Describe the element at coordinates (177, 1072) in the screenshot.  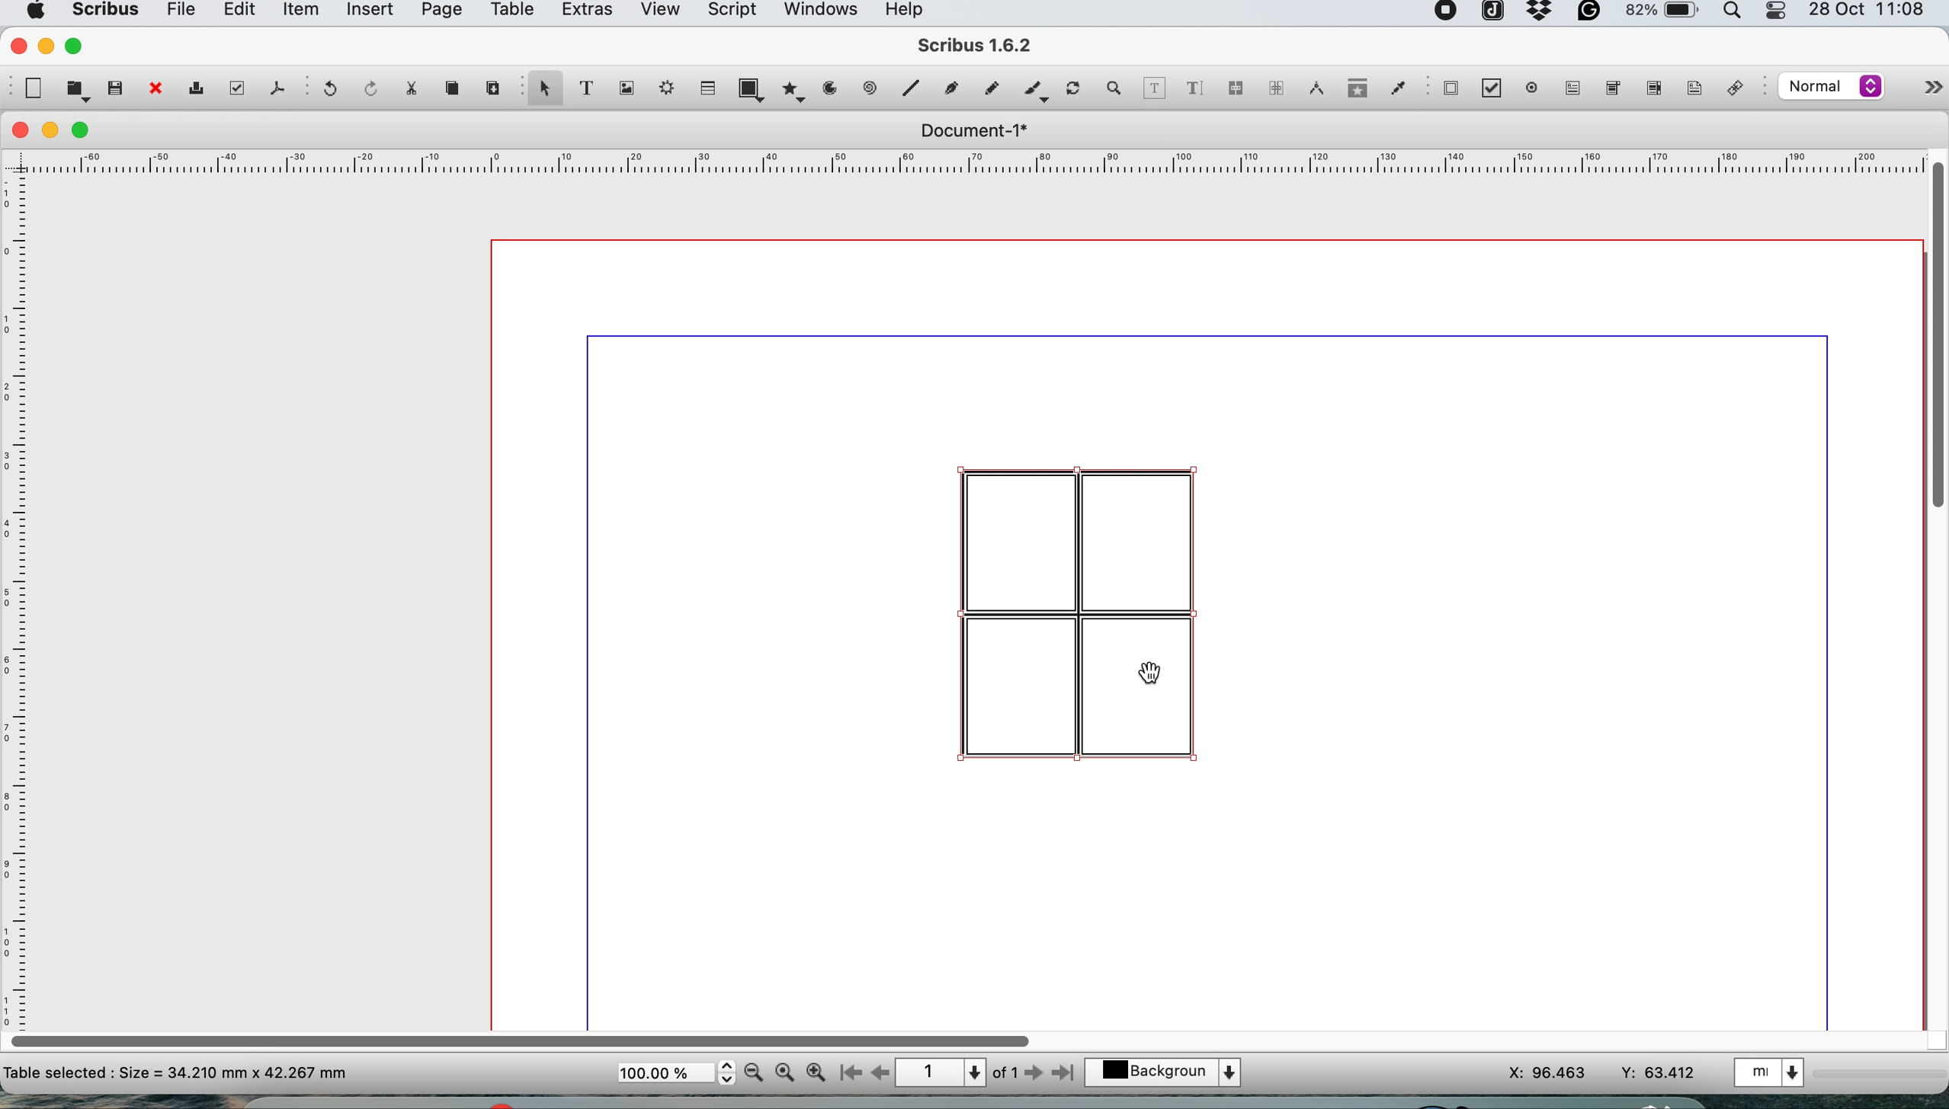
I see `text` at that location.